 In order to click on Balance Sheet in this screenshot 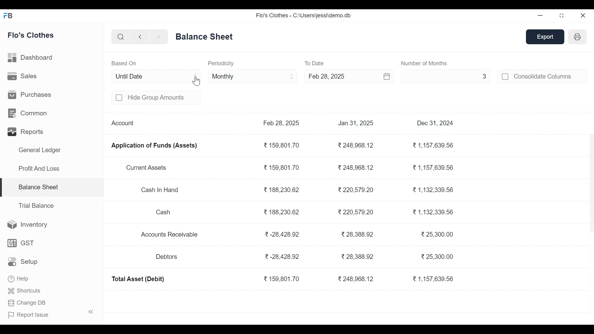, I will do `click(38, 186)`.